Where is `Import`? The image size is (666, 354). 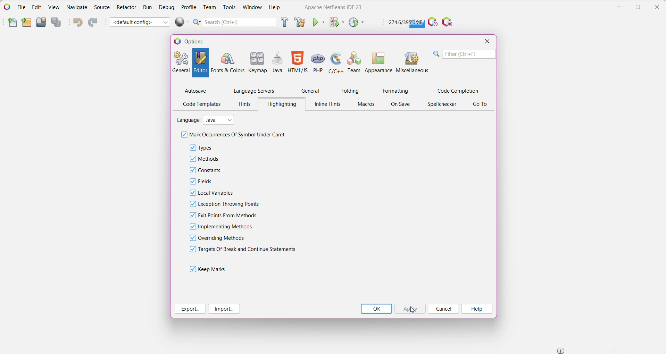 Import is located at coordinates (225, 309).